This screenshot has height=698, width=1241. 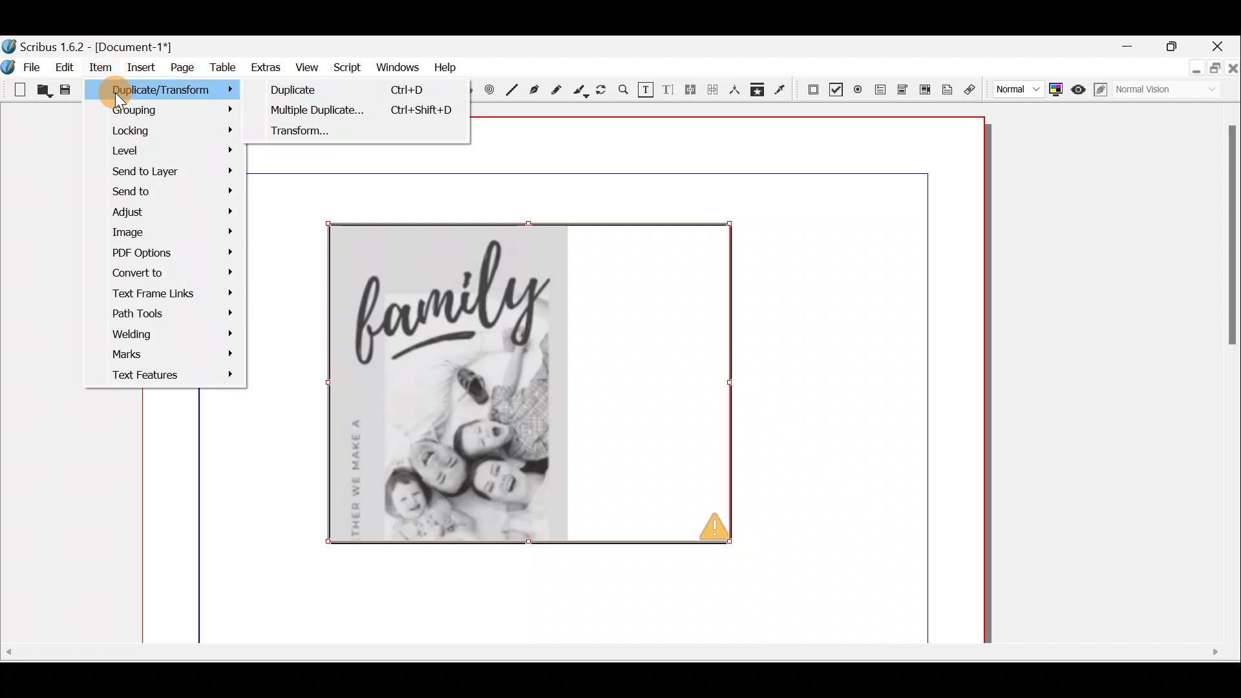 What do you see at coordinates (878, 90) in the screenshot?
I see `PDF text field` at bounding box center [878, 90].